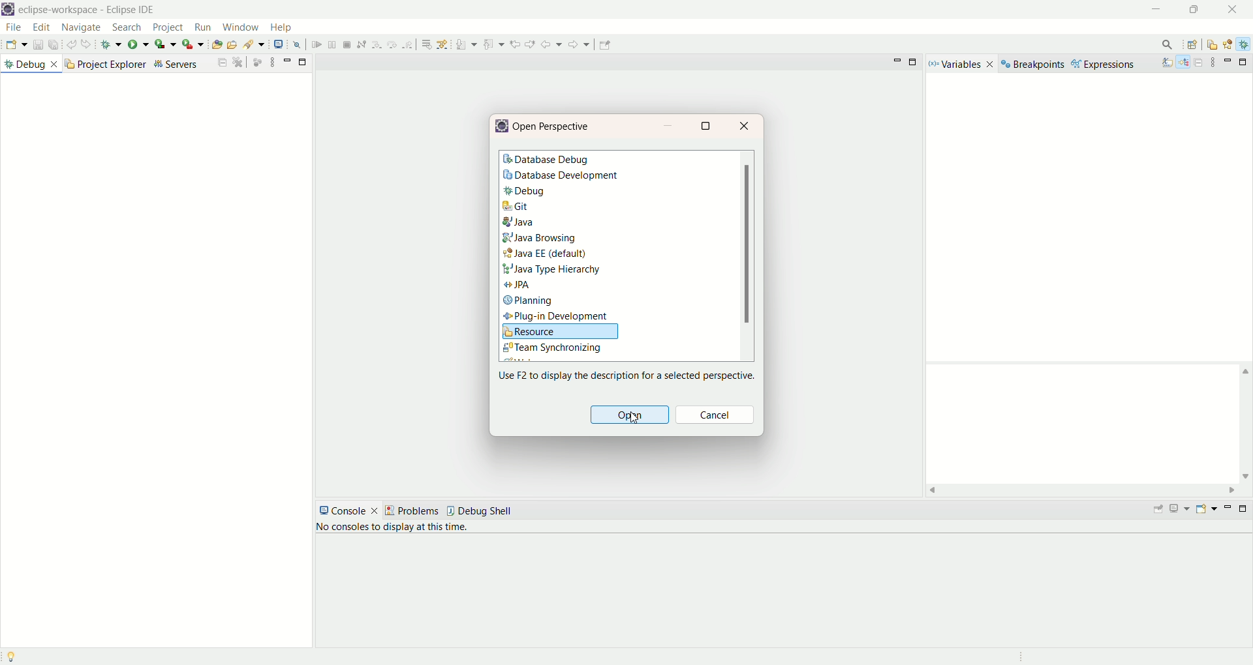  I want to click on scroll bar, so click(746, 256).